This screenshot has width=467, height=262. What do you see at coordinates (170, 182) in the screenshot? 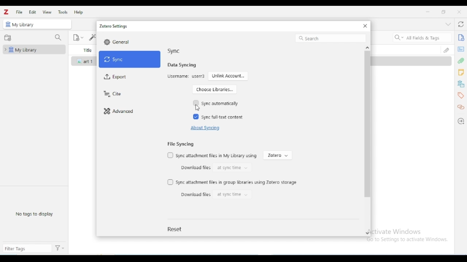
I see `Checkbox ` at bounding box center [170, 182].